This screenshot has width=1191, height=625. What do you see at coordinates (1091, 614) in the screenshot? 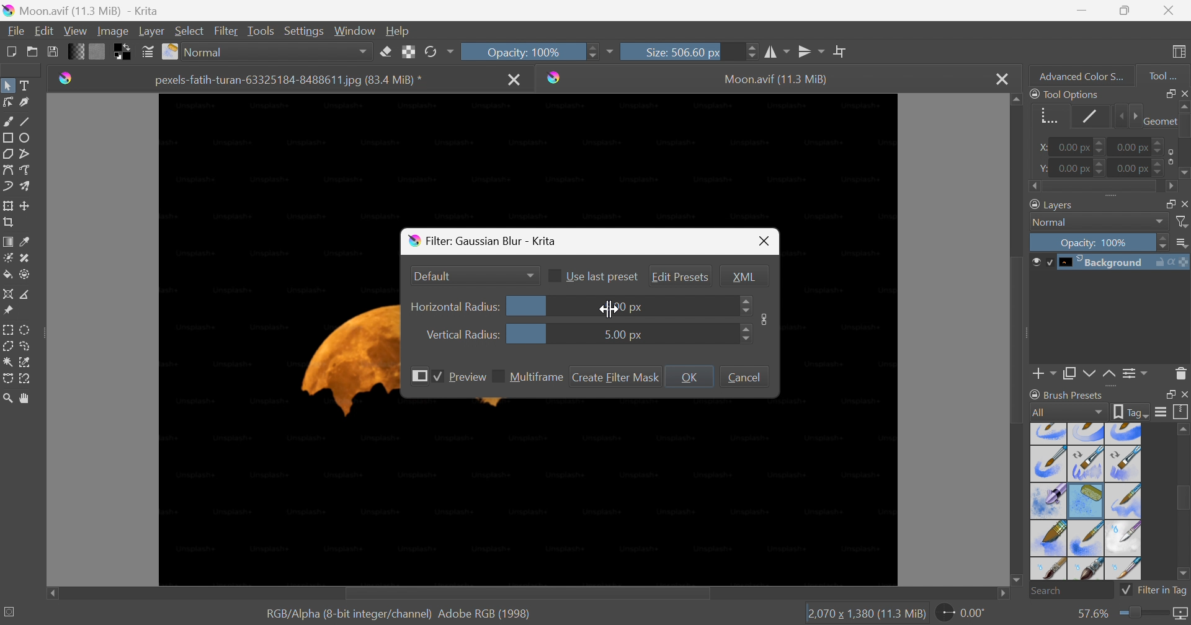
I see `57.6%` at bounding box center [1091, 614].